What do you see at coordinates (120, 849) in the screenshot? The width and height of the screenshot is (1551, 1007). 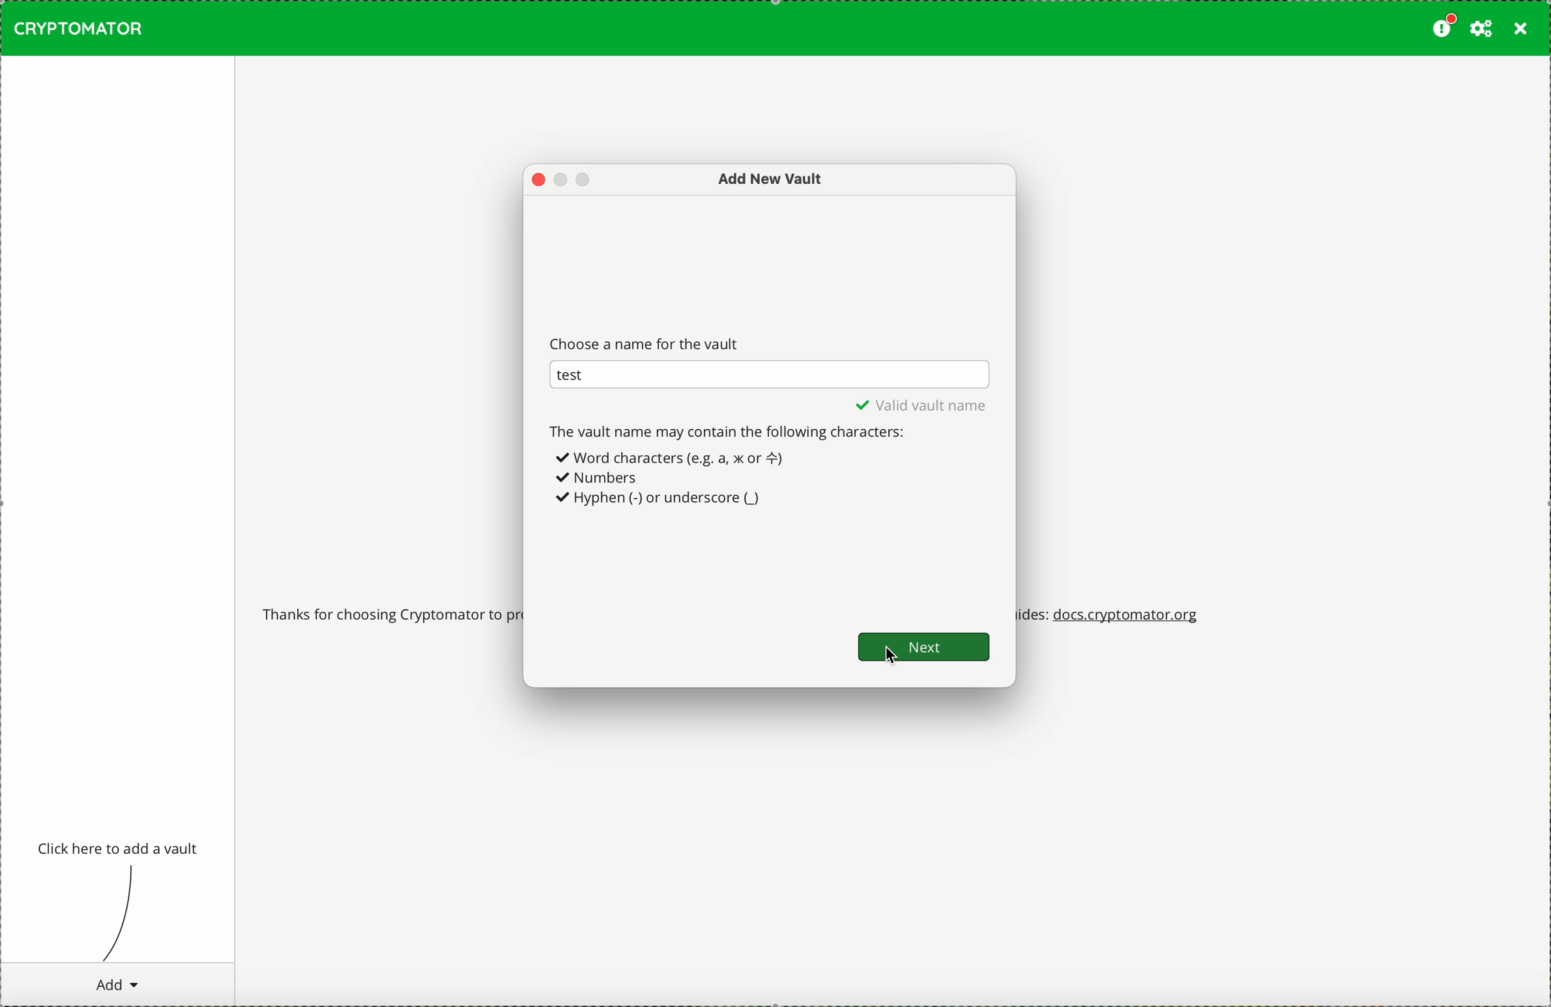 I see `click to add a vault` at bounding box center [120, 849].